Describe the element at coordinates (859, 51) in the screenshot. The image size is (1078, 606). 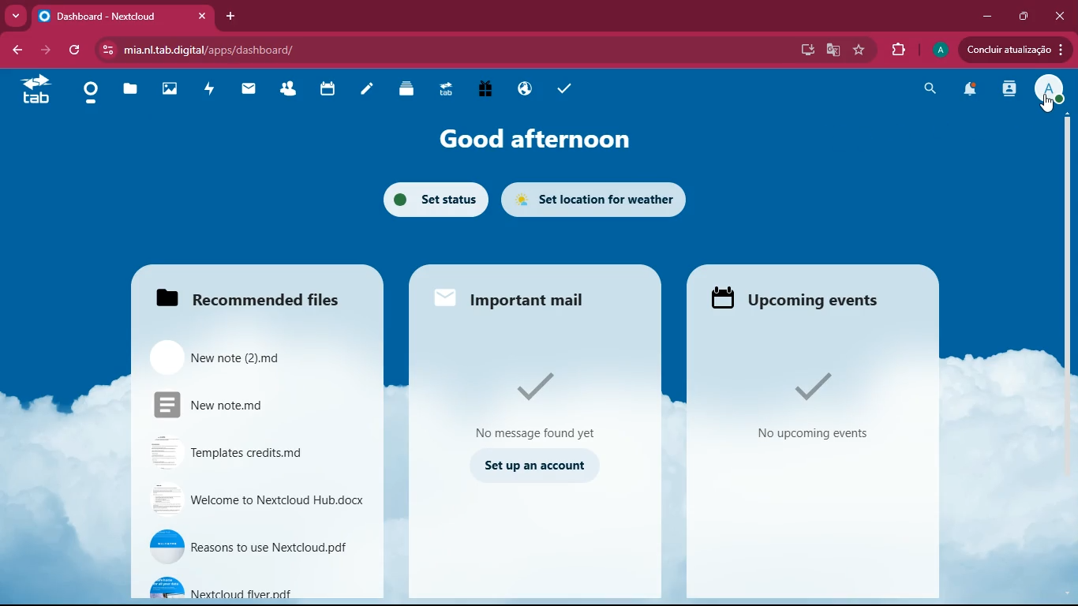
I see `favorite` at that location.